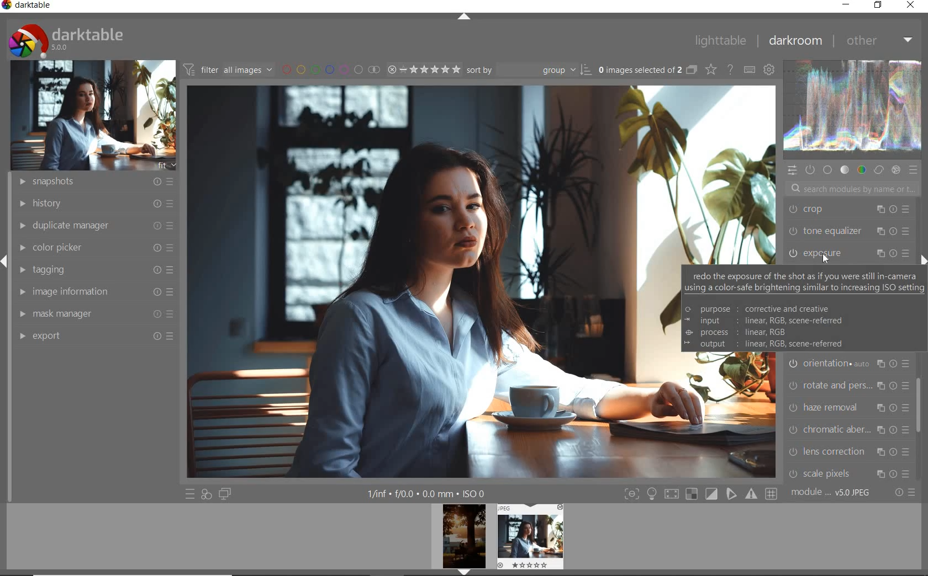  What do you see at coordinates (93, 269) in the screenshot?
I see `TAGGING` at bounding box center [93, 269].